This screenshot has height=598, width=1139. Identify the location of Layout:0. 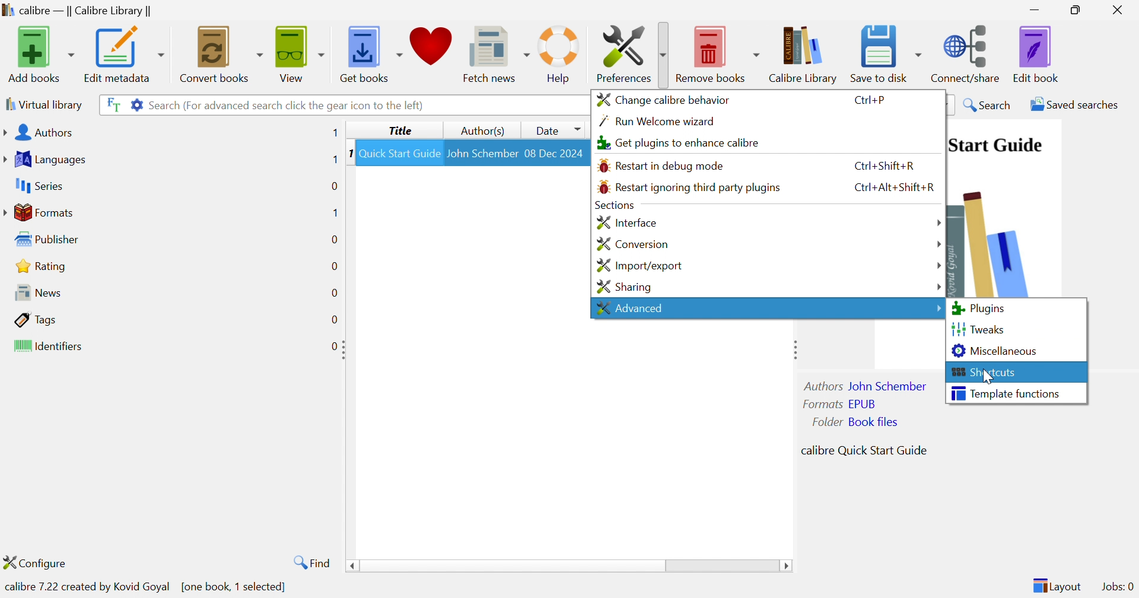
(1057, 585).